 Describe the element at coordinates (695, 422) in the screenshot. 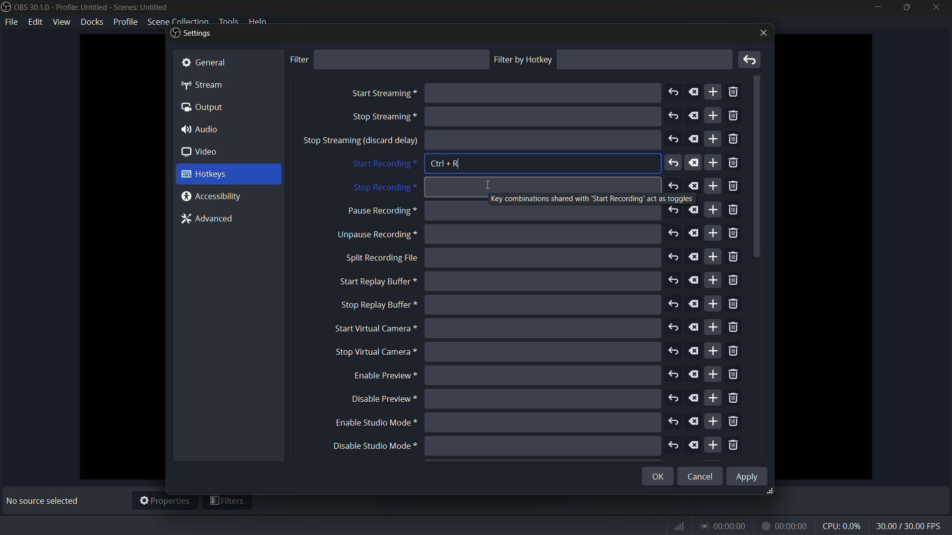

I see `delete` at that location.